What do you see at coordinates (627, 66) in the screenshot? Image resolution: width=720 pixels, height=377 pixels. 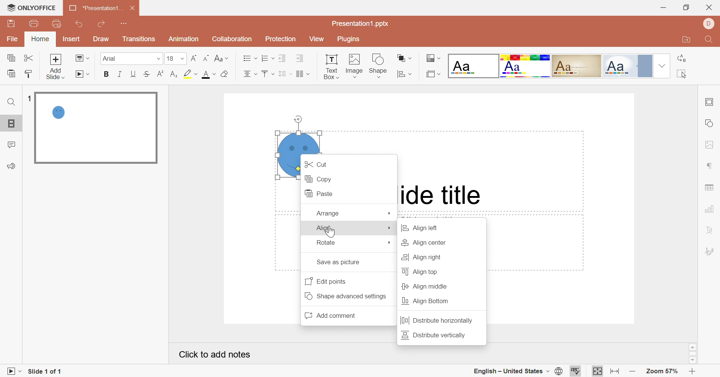 I see `Official` at bounding box center [627, 66].